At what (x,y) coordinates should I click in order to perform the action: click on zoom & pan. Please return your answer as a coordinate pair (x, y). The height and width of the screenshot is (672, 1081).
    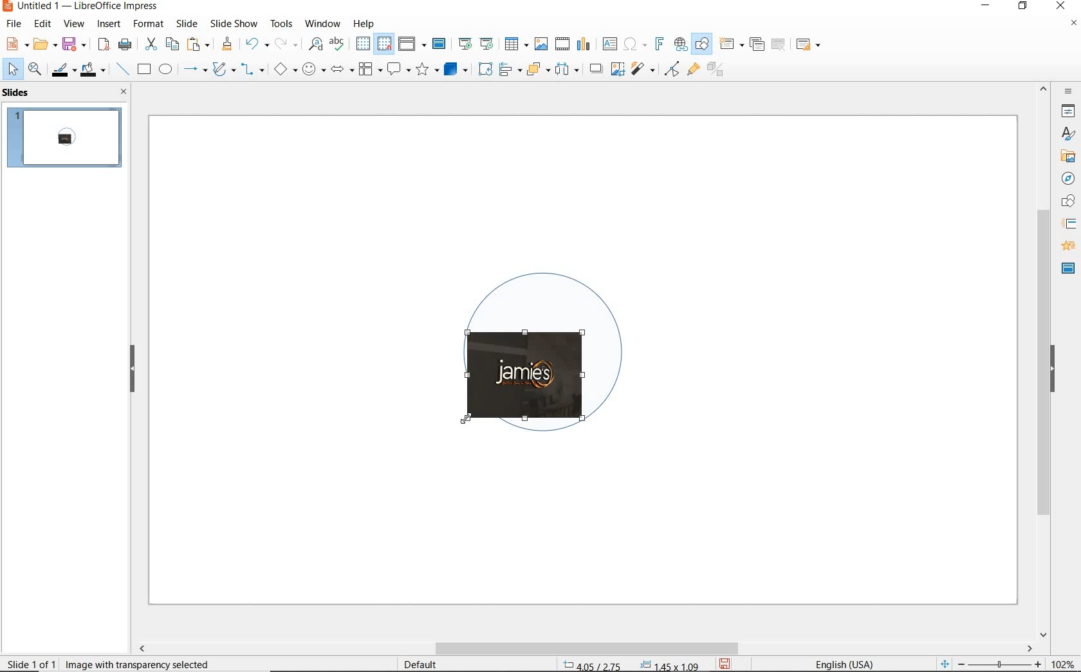
    Looking at the image, I should click on (36, 71).